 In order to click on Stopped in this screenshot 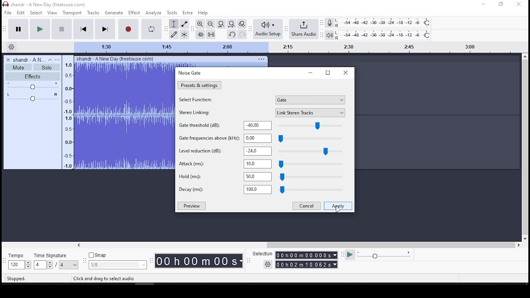, I will do `click(17, 279)`.